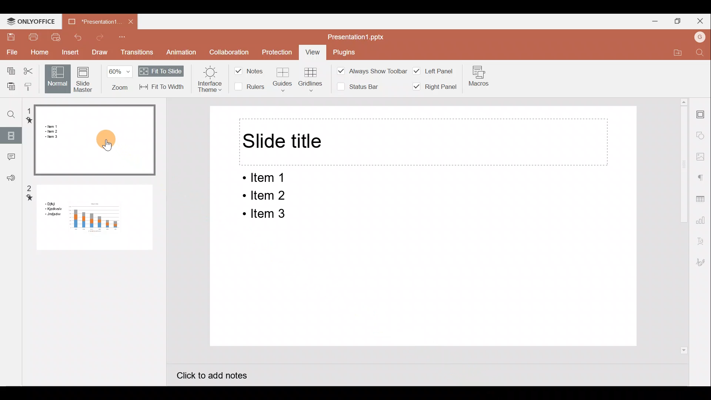  I want to click on Find, so click(700, 53).